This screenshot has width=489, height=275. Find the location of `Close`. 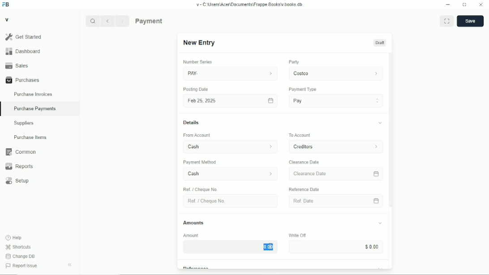

Close is located at coordinates (481, 4).